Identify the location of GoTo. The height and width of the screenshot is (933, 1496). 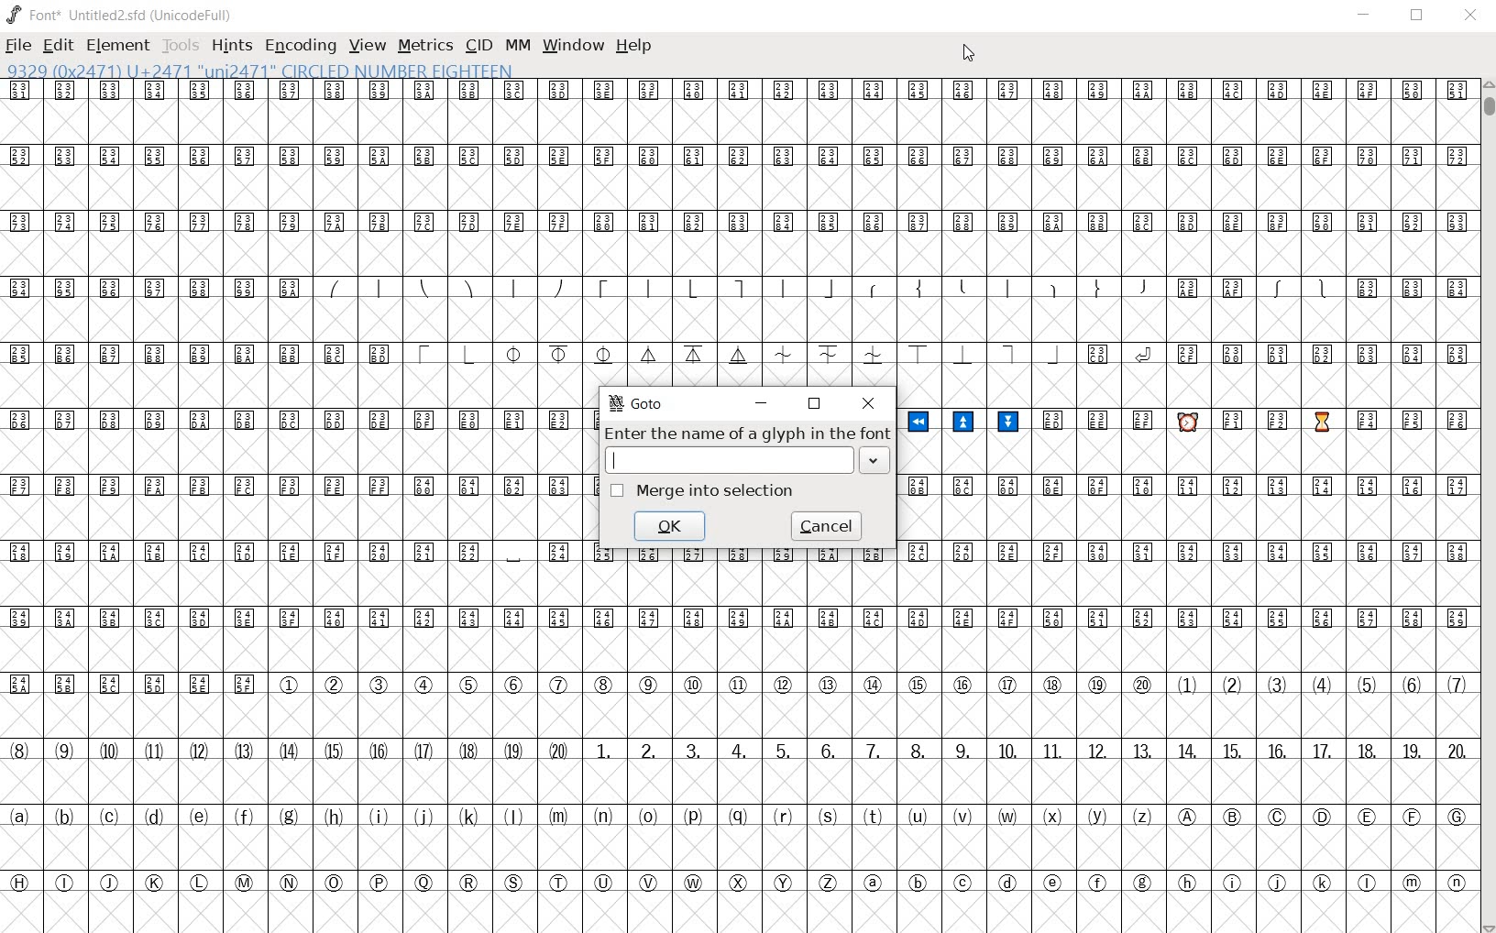
(635, 403).